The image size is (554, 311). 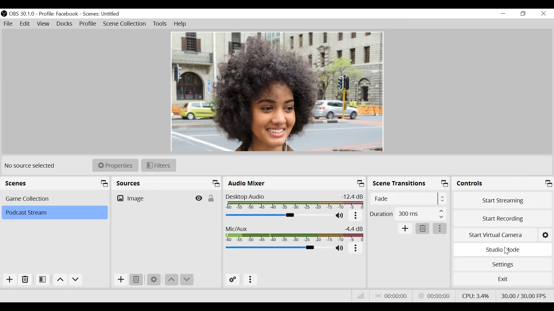 I want to click on Add, so click(x=10, y=279).